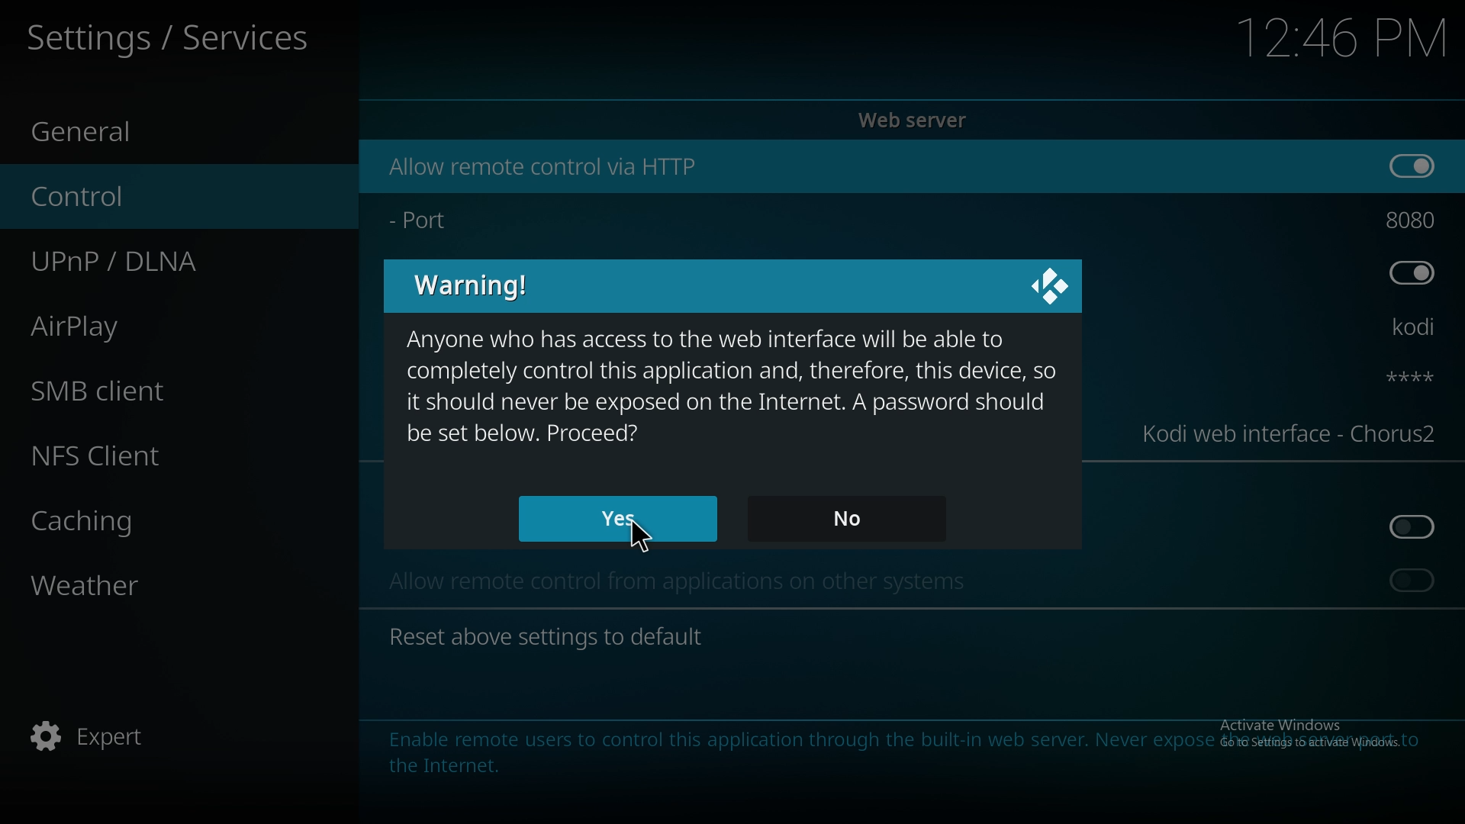  Describe the element at coordinates (1407, 377) in the screenshot. I see `password` at that location.